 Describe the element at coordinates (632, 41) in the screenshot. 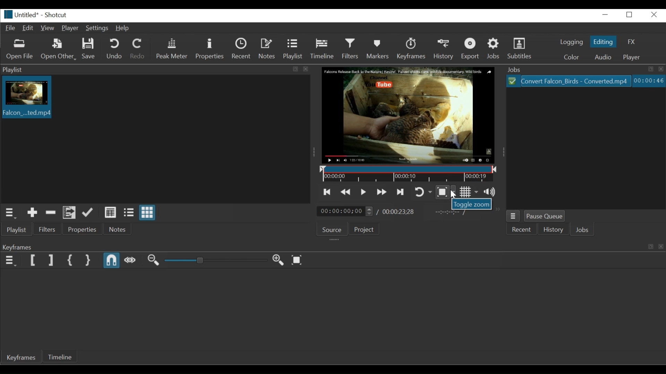

I see `FZ` at that location.